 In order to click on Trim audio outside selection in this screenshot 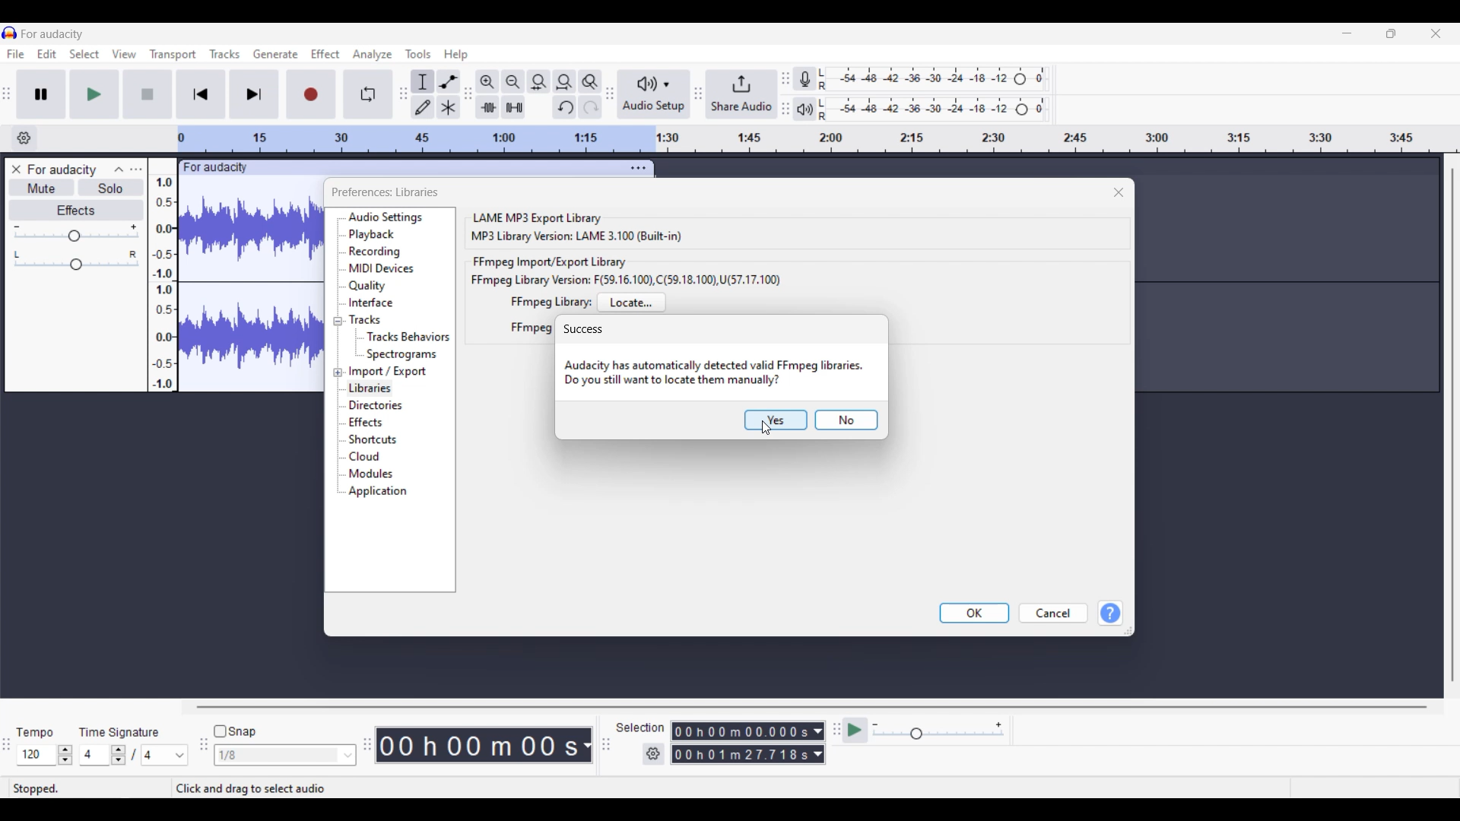, I will do `click(487, 107)`.